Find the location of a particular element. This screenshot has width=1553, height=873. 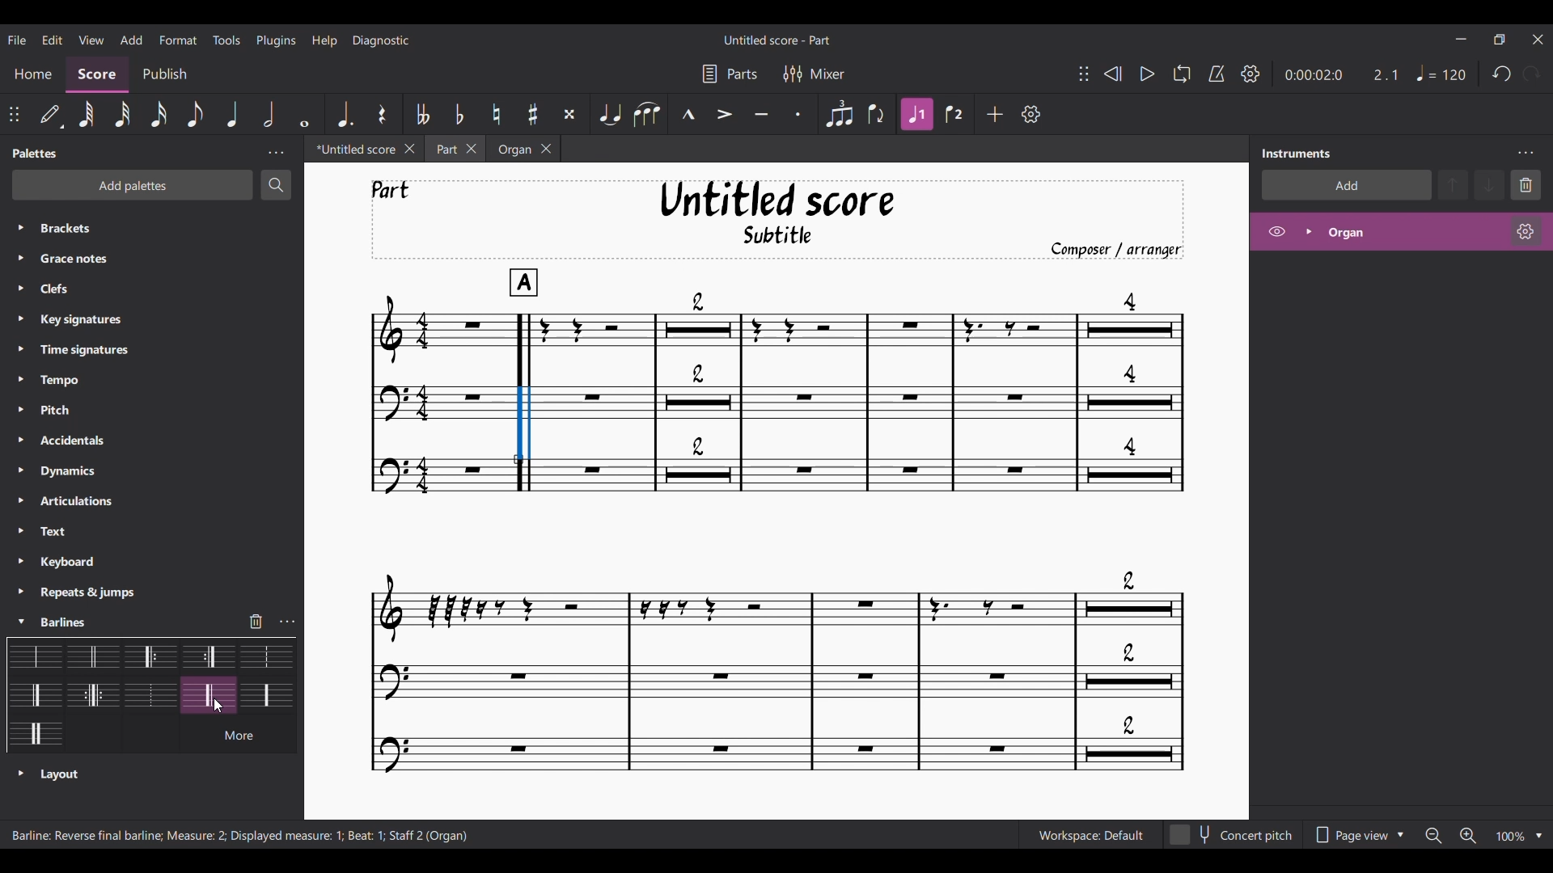

Part tab is located at coordinates (445, 149).